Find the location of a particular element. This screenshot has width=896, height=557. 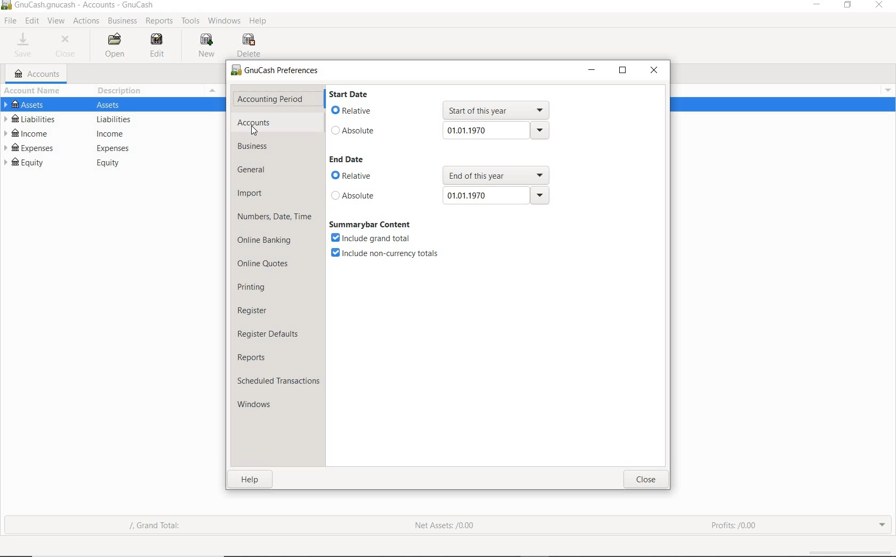

absolute is located at coordinates (362, 196).